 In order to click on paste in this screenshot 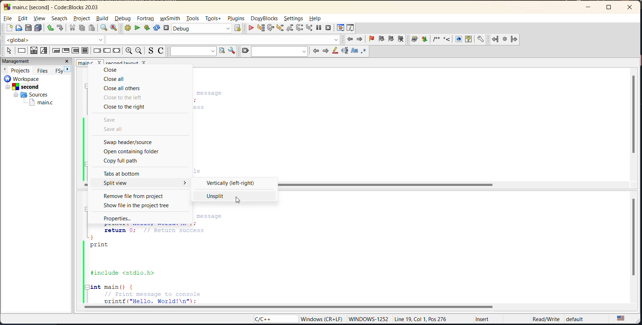, I will do `click(92, 28)`.